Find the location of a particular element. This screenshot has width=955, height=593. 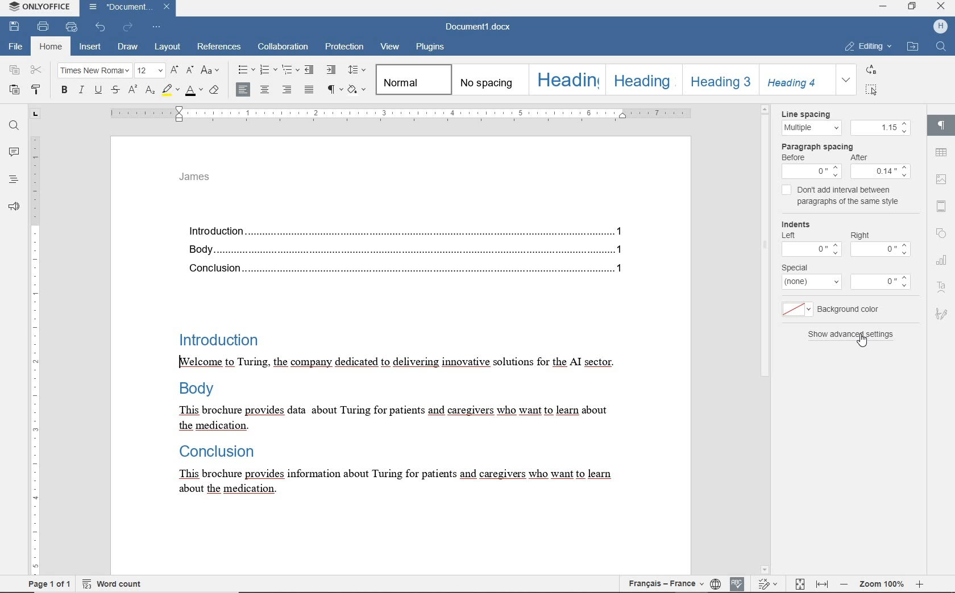

heading 3 is located at coordinates (717, 80).